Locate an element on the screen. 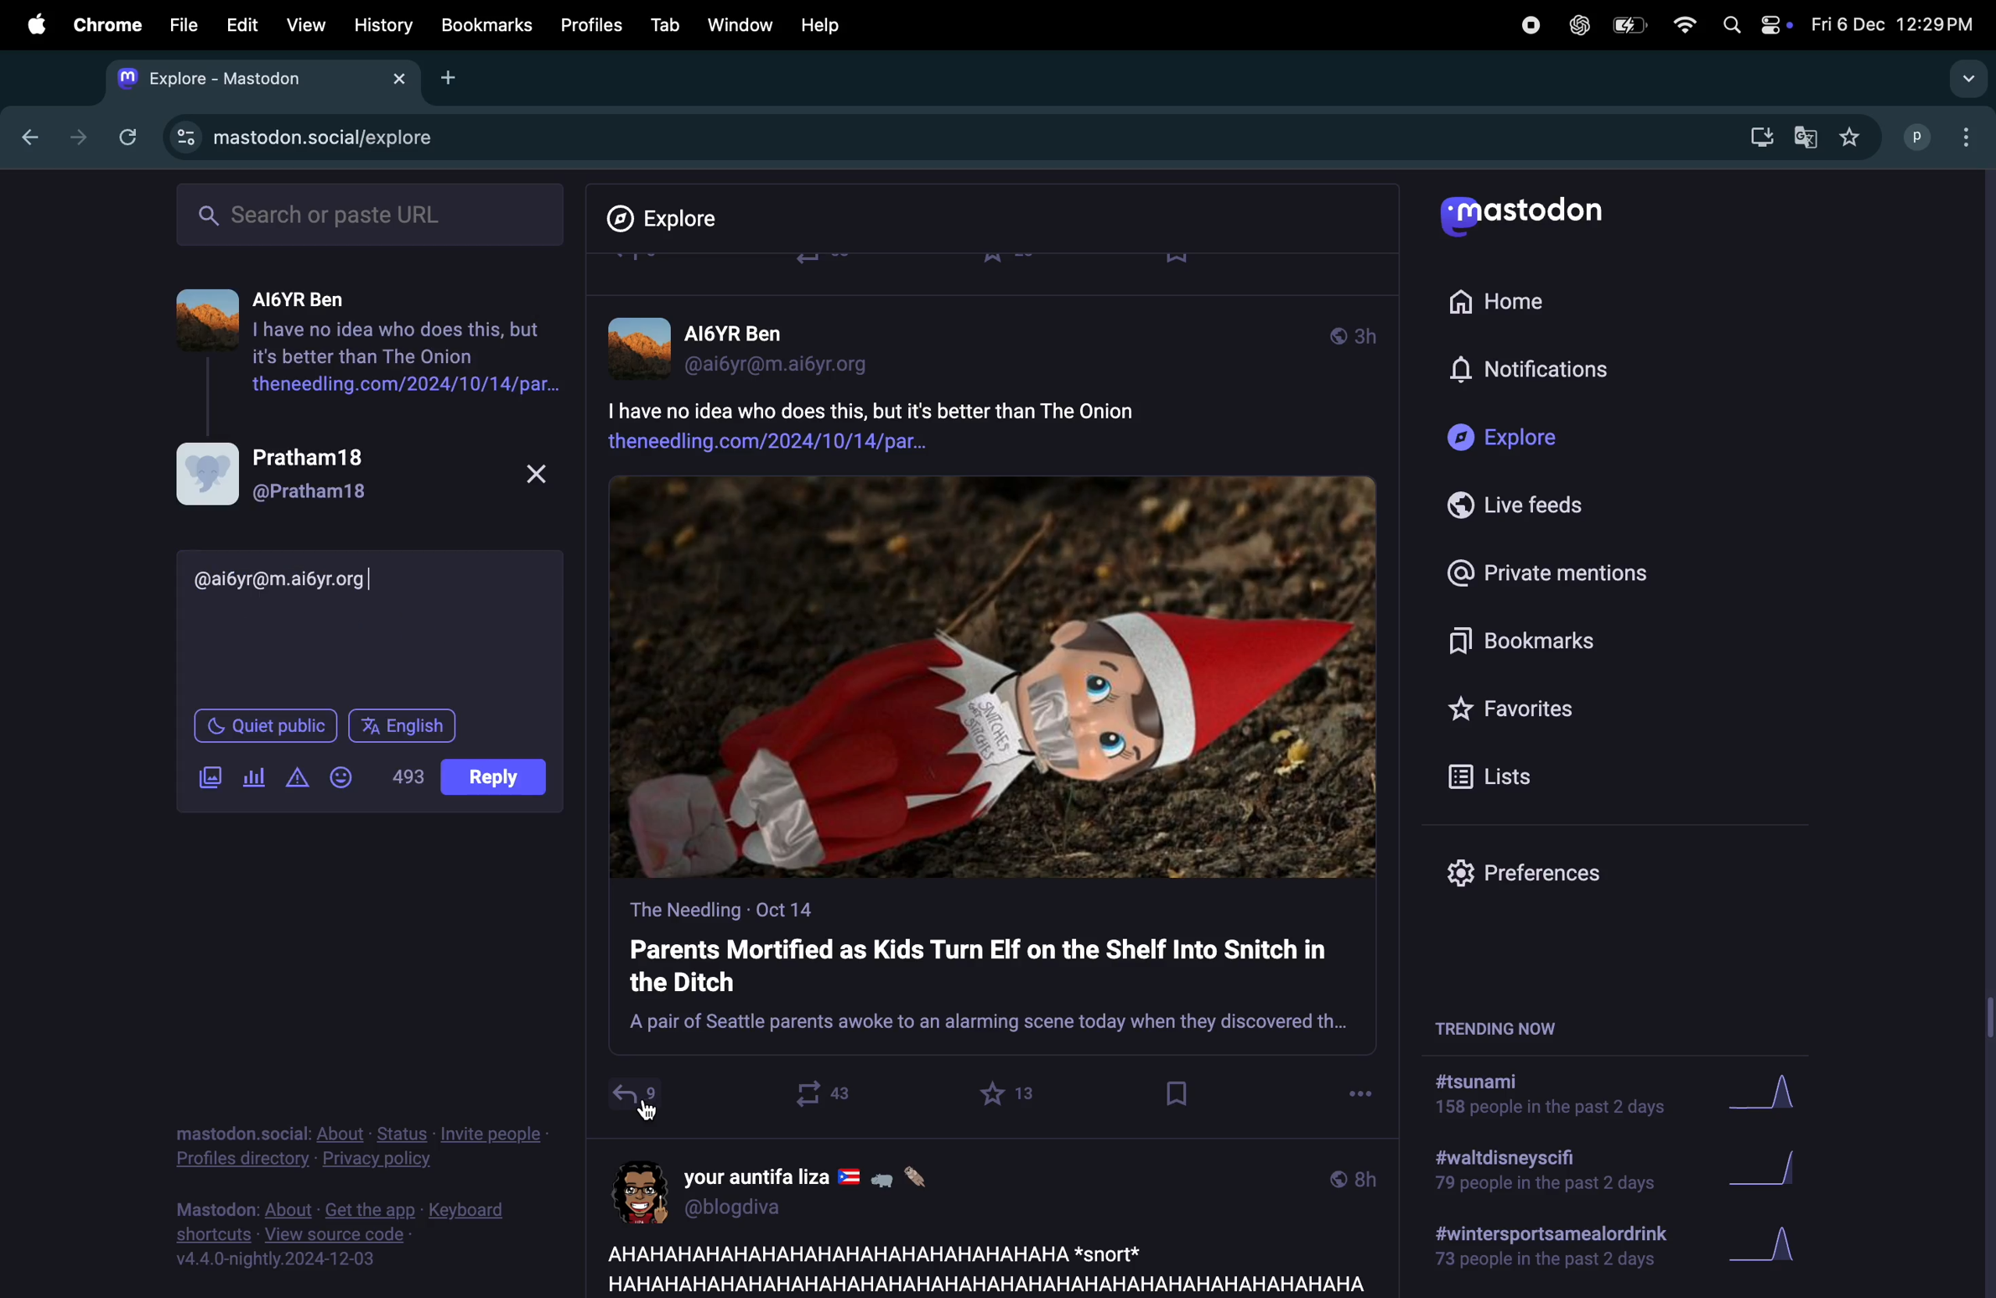 This screenshot has height=1298, width=1996. graph is located at coordinates (1772, 1172).